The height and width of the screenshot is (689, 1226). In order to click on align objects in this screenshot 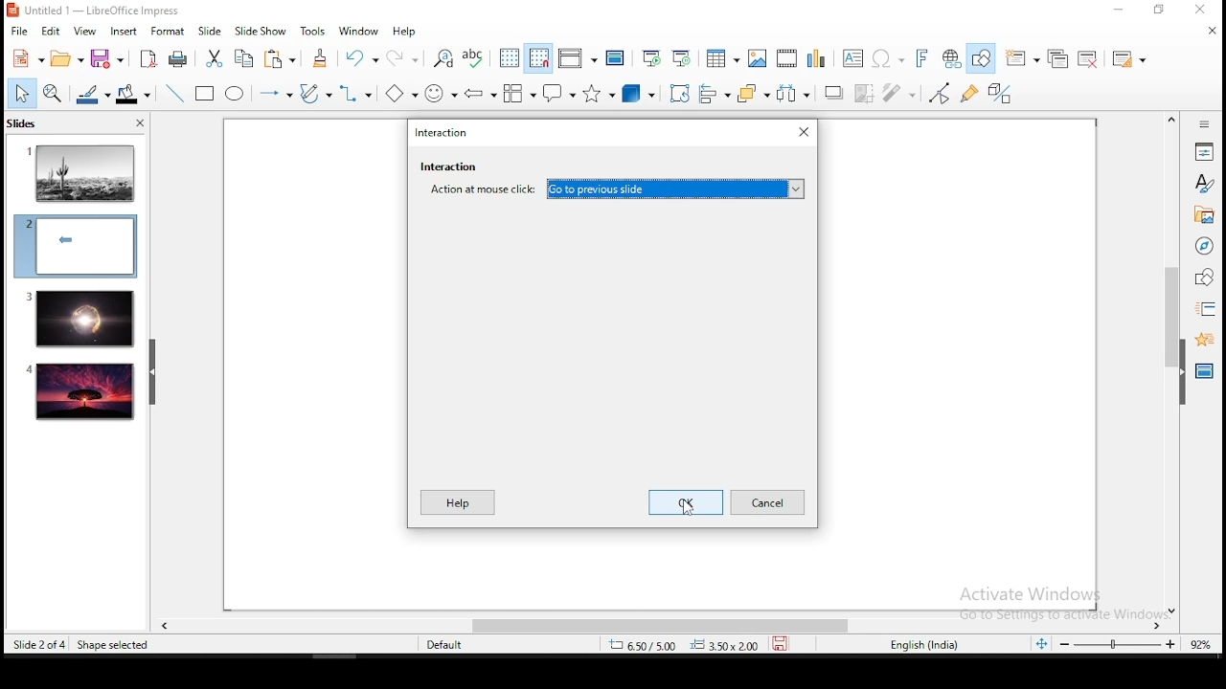, I will do `click(719, 95)`.